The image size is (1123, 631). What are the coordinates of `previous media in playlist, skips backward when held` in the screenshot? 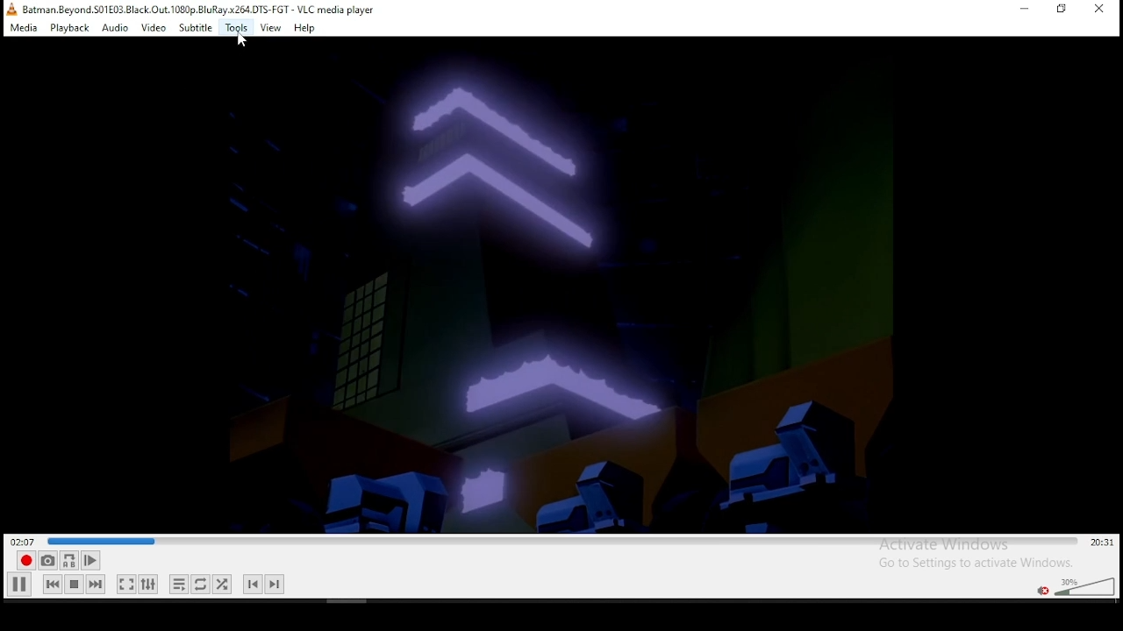 It's located at (53, 584).